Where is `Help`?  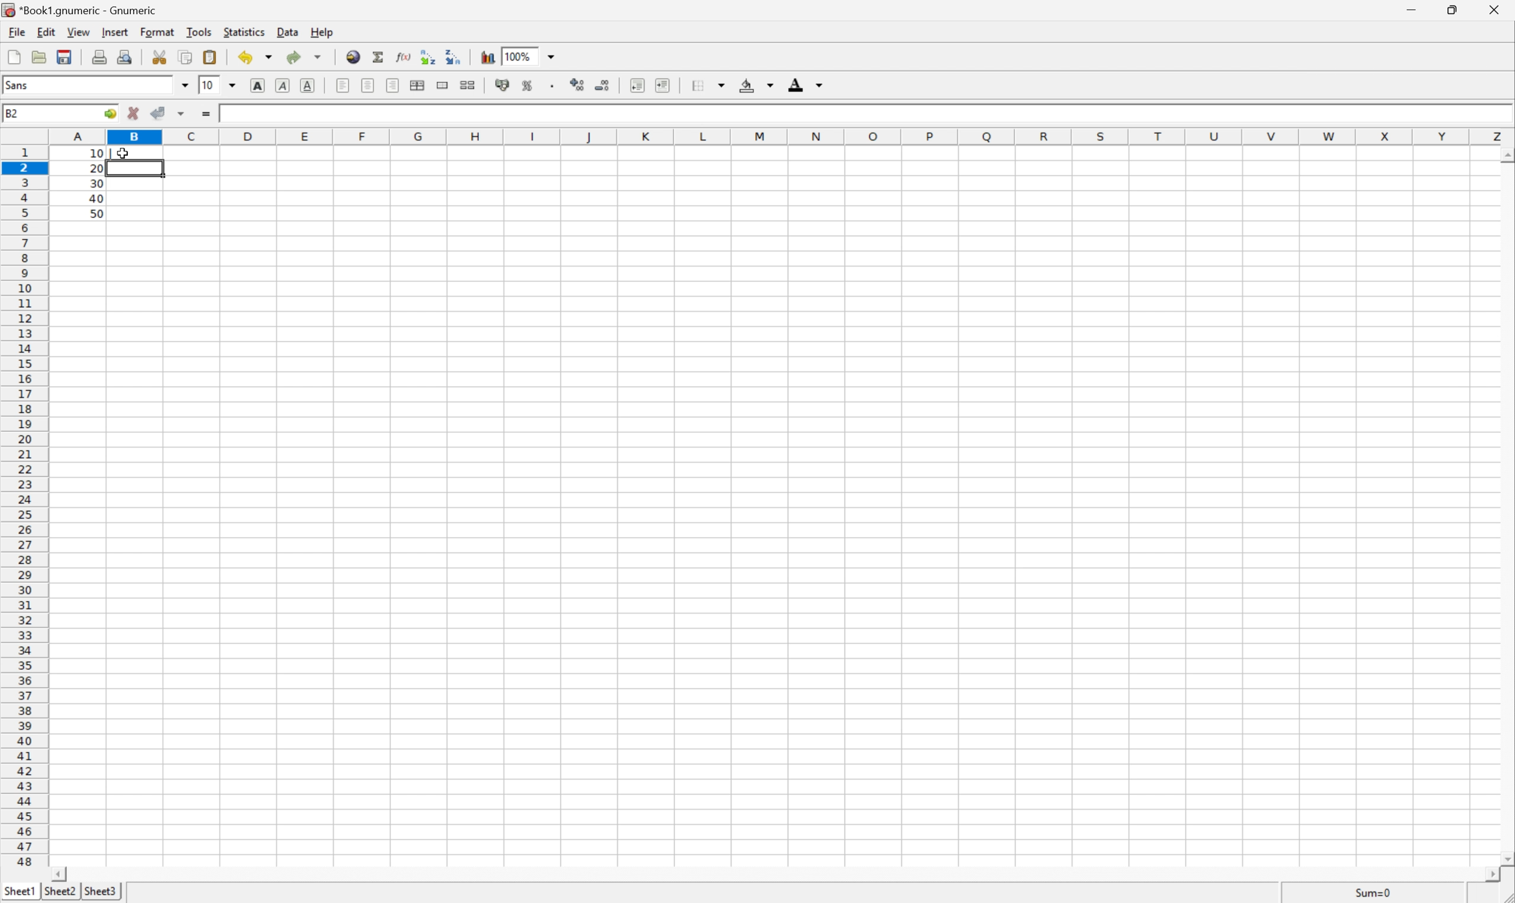
Help is located at coordinates (320, 32).